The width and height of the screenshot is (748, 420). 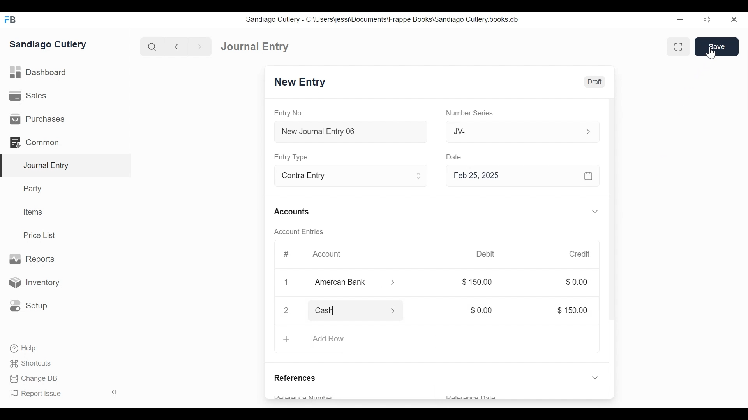 What do you see at coordinates (485, 254) in the screenshot?
I see `Debit` at bounding box center [485, 254].